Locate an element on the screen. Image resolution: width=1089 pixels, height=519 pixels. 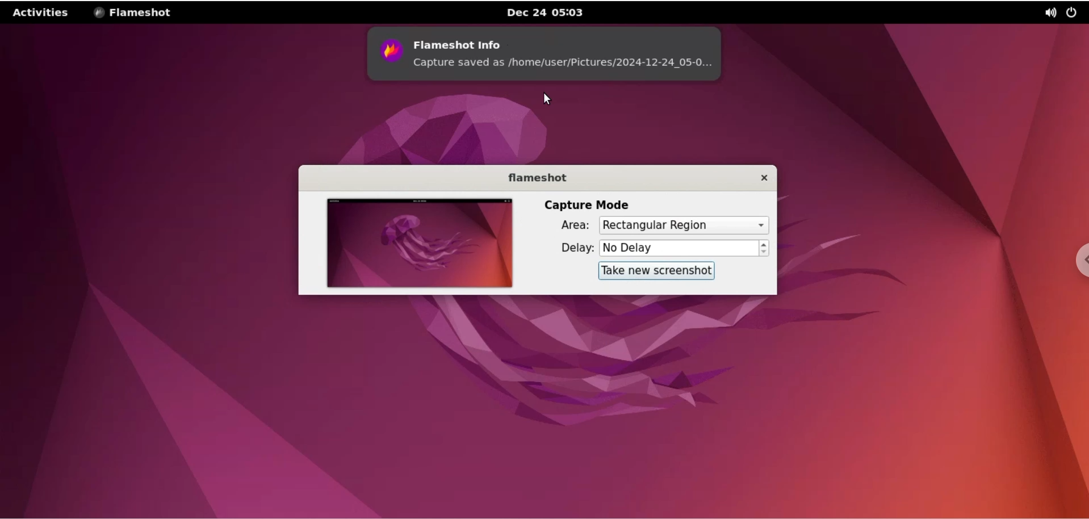
area options is located at coordinates (684, 225).